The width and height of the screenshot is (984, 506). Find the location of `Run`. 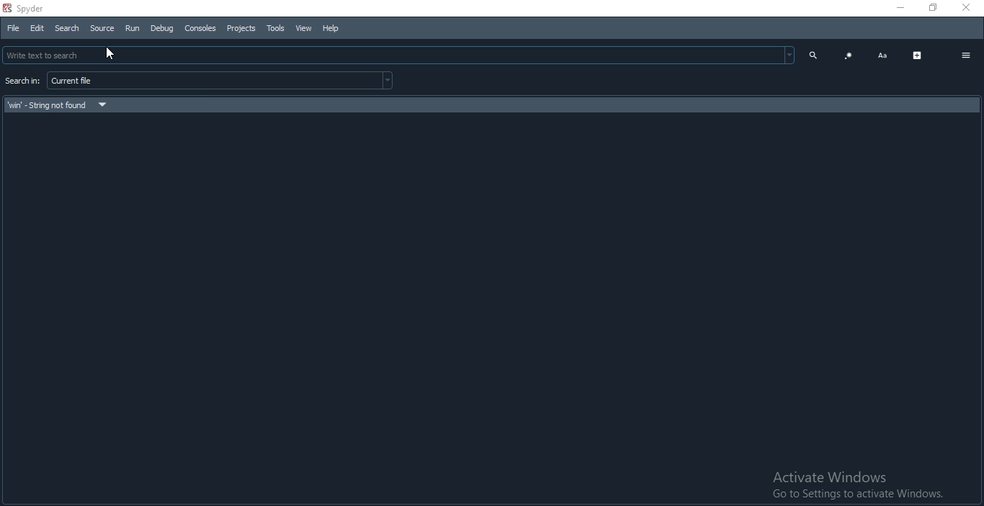

Run is located at coordinates (131, 27).